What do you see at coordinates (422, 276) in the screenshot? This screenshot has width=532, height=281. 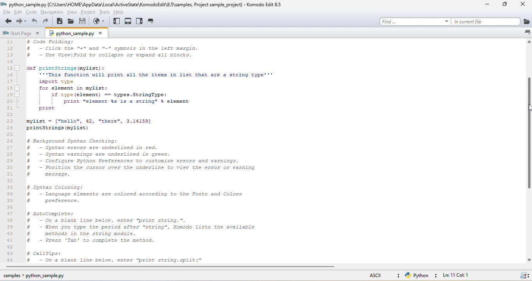 I see `python` at bounding box center [422, 276].